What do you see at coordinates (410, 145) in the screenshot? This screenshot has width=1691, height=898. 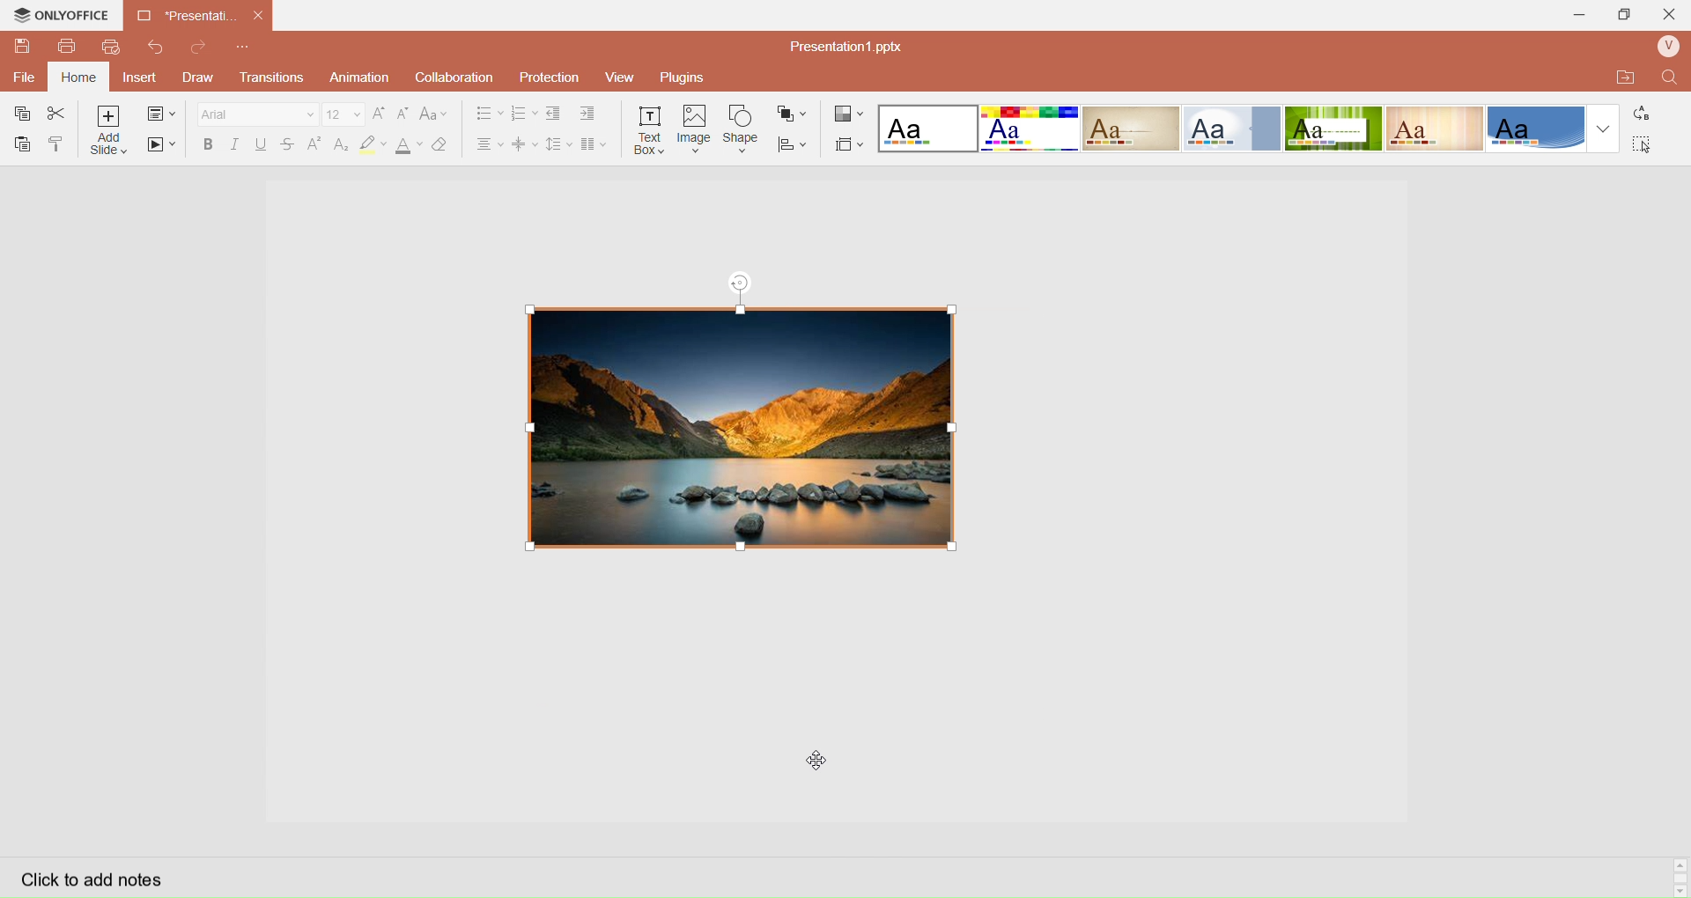 I see `Font Color` at bounding box center [410, 145].